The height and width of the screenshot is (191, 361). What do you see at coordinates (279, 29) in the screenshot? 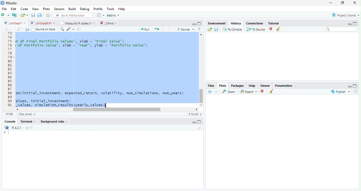
I see `Clear` at bounding box center [279, 29].